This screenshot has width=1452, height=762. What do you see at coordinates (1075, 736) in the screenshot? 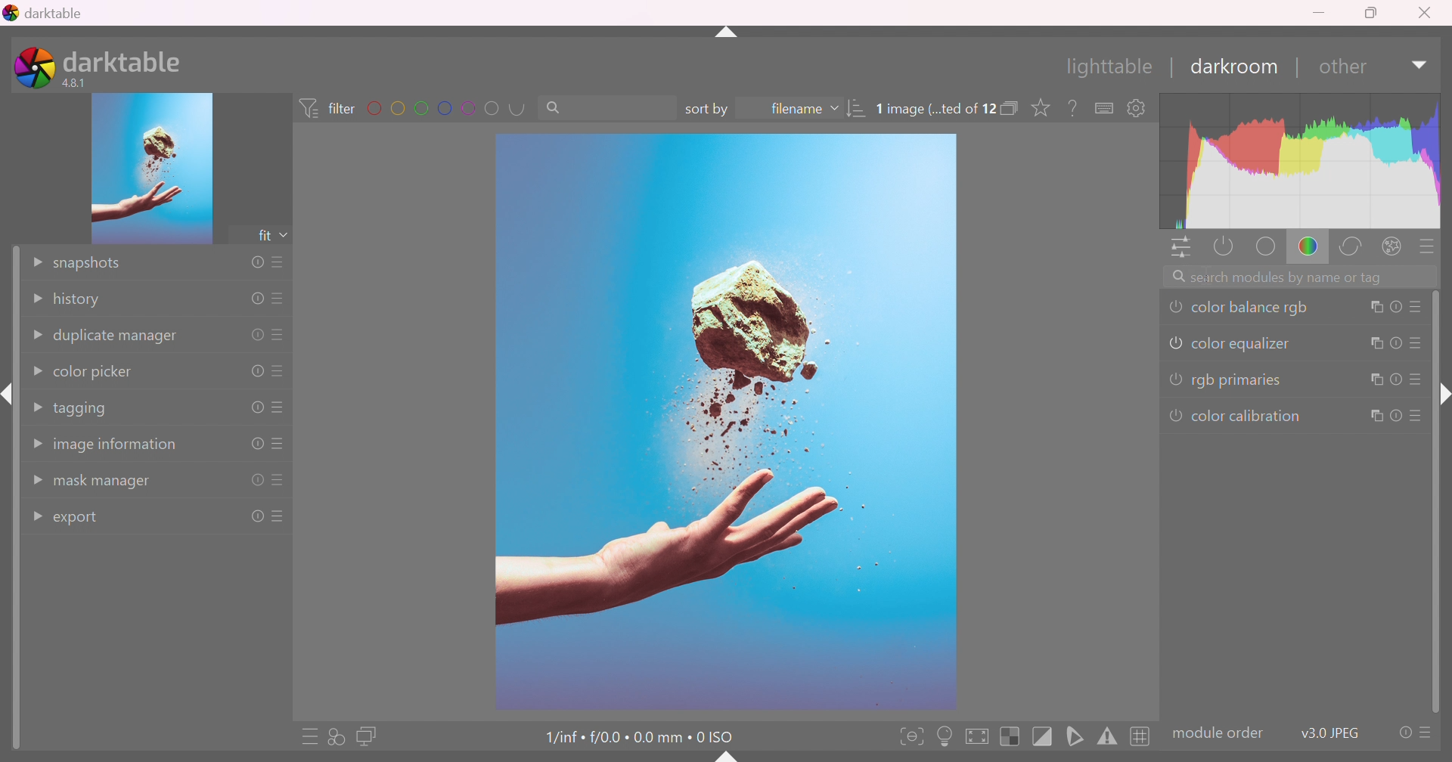
I see `toggle softproofing` at bounding box center [1075, 736].